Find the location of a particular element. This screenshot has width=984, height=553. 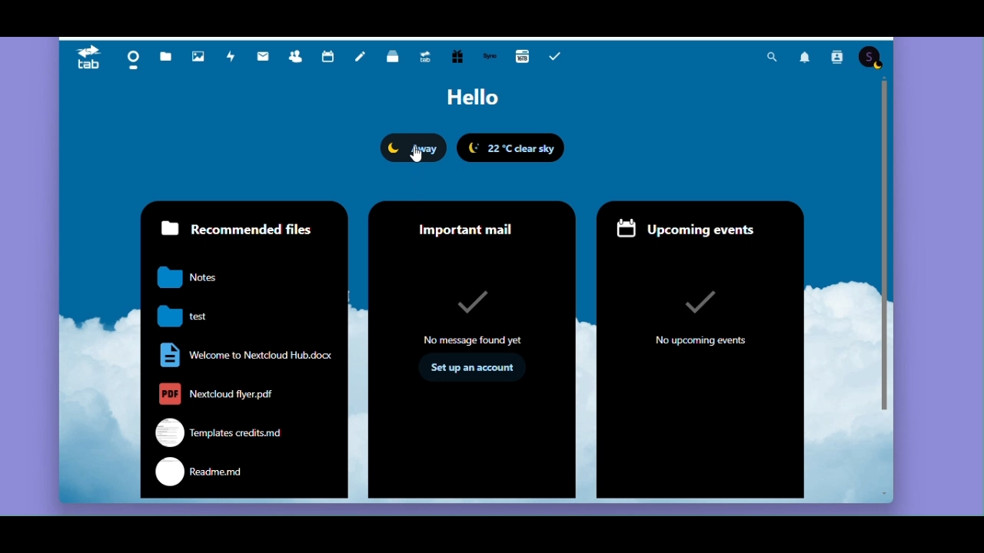

Search is located at coordinates (771, 58).